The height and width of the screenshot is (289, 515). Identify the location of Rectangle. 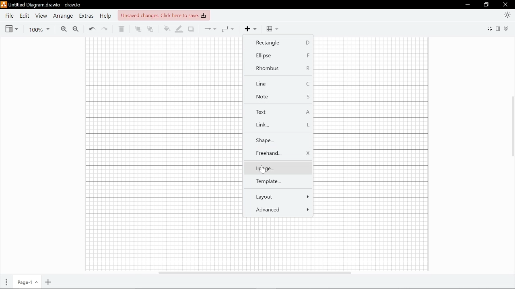
(280, 42).